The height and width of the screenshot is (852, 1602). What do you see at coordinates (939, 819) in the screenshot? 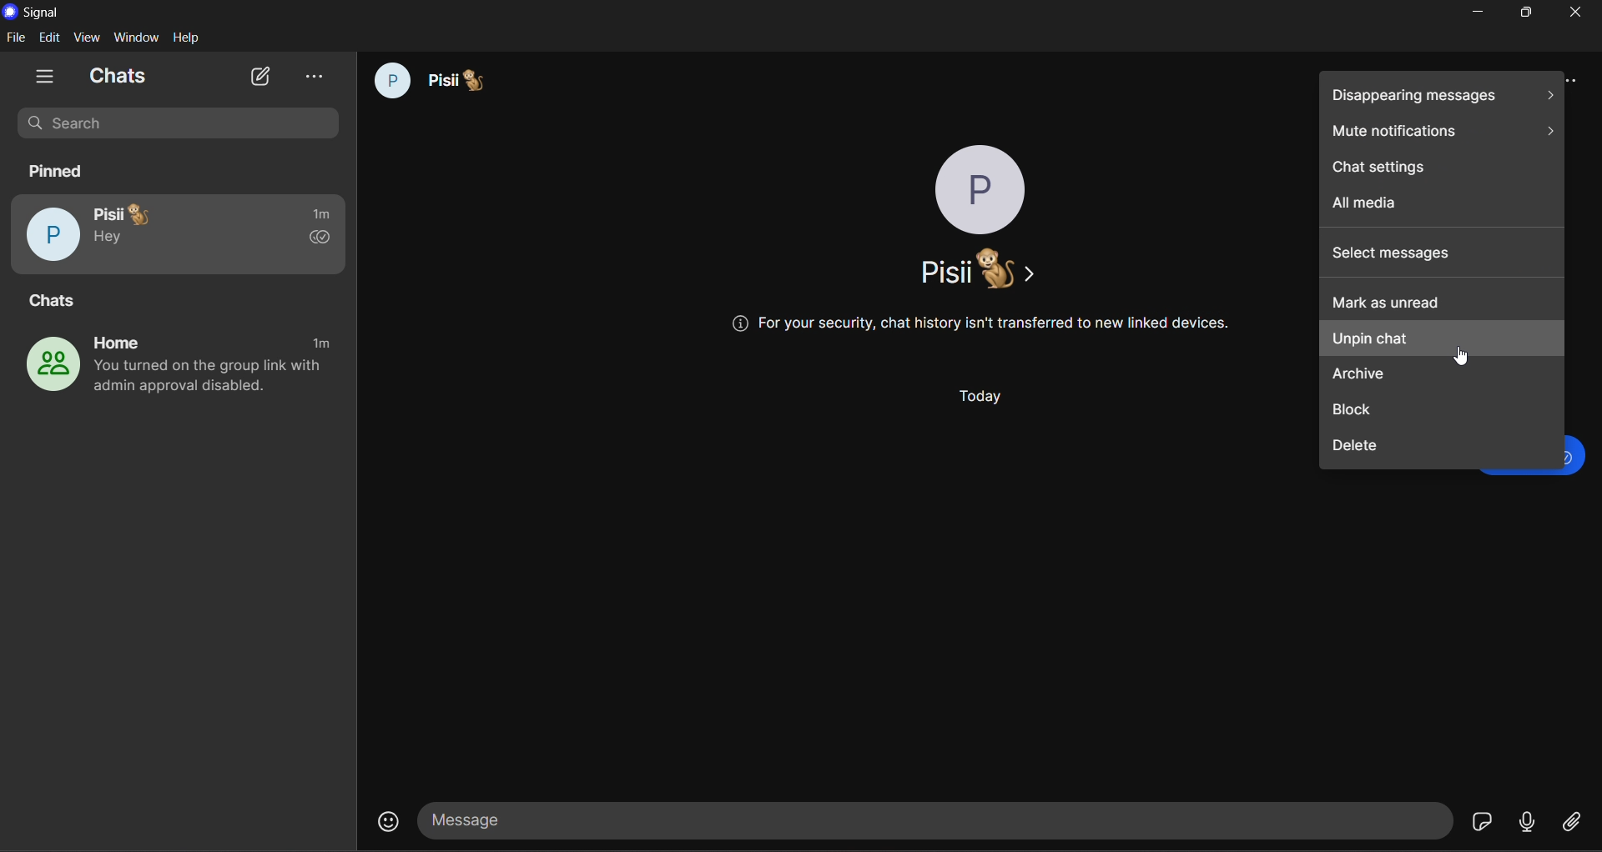
I see `message` at bounding box center [939, 819].